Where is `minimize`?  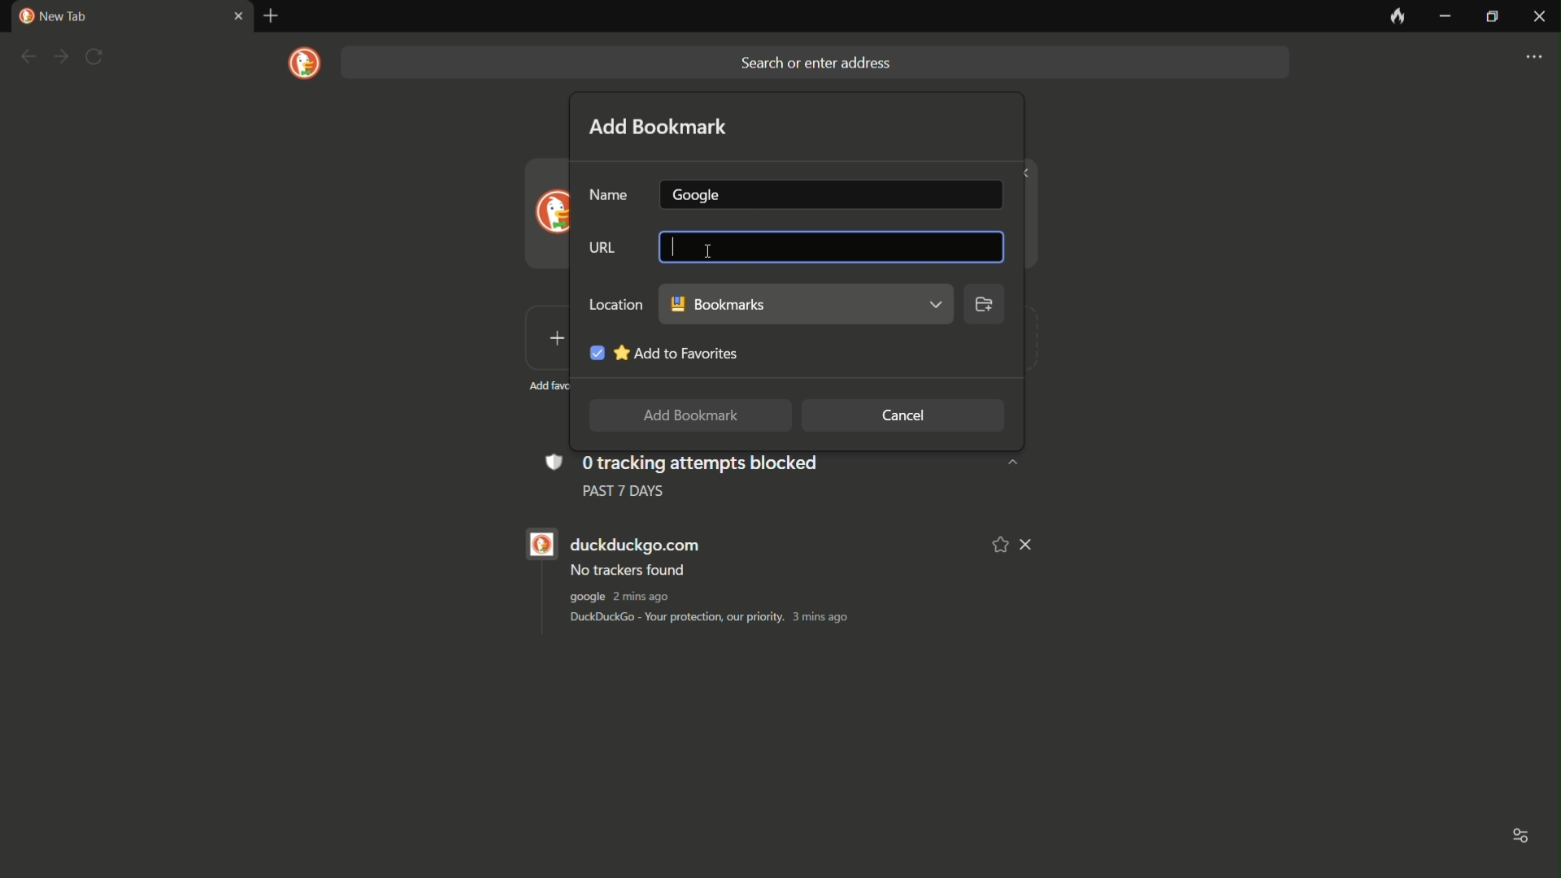
minimize is located at coordinates (1445, 17).